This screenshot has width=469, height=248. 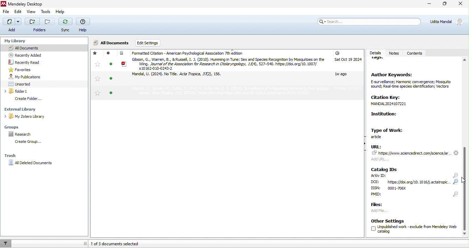 I want to click on search bar, so click(x=368, y=21).